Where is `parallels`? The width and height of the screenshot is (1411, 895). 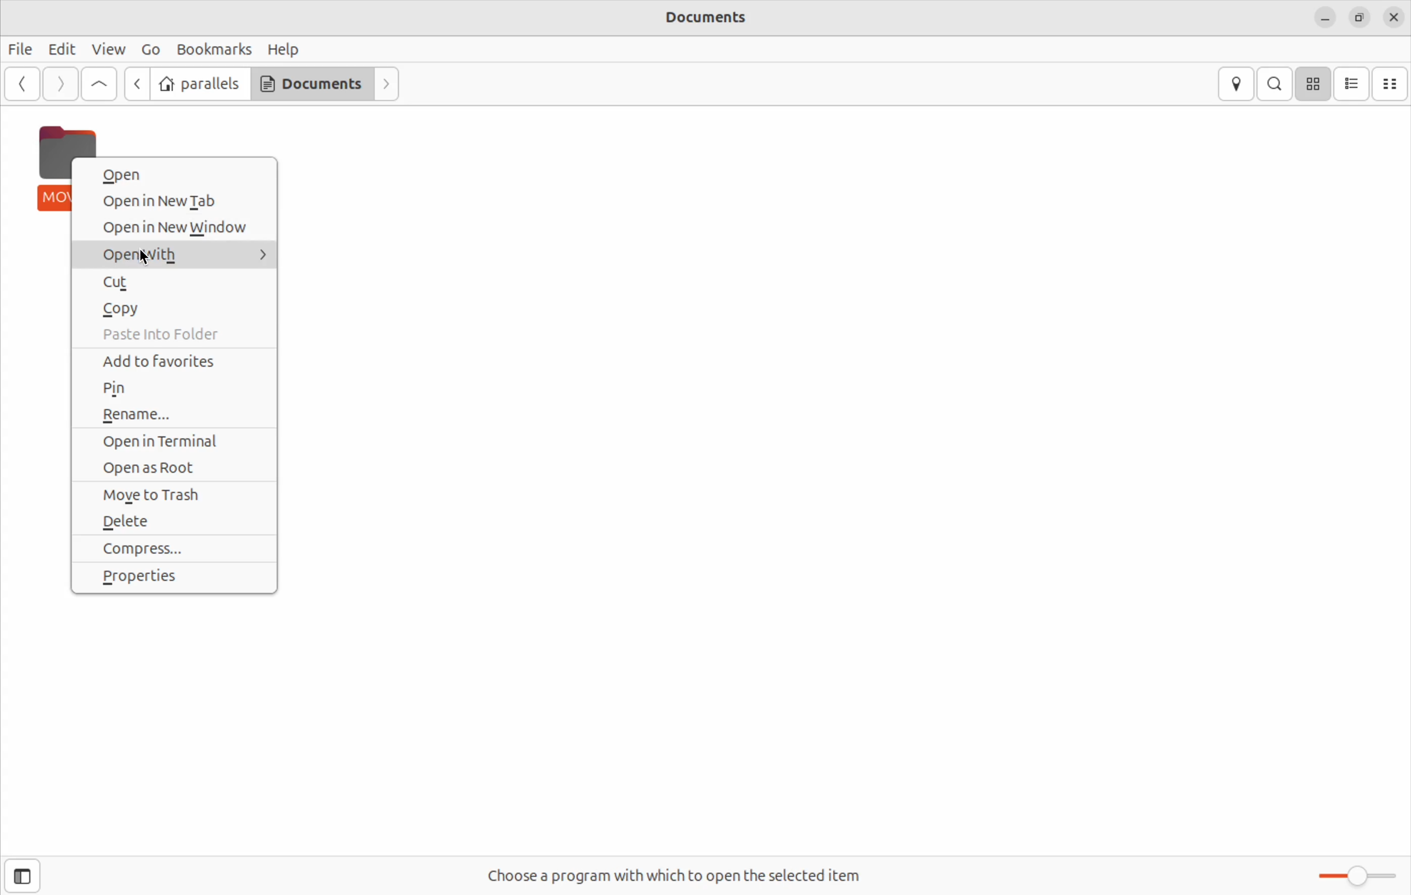
parallels is located at coordinates (200, 84).